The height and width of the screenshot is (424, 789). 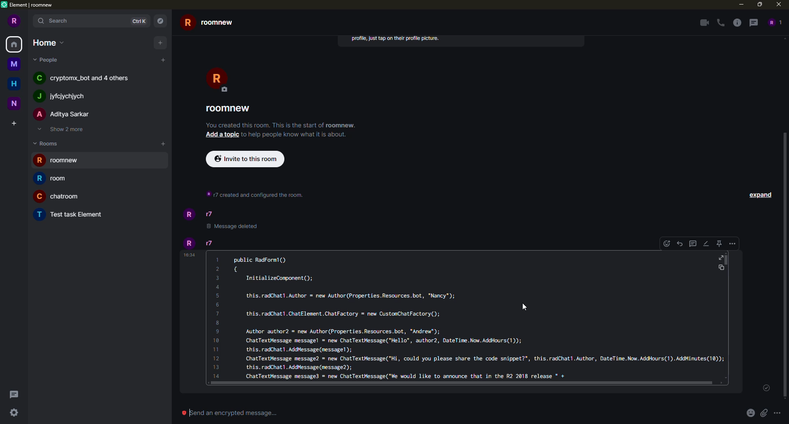 What do you see at coordinates (462, 316) in the screenshot?
I see `code` at bounding box center [462, 316].